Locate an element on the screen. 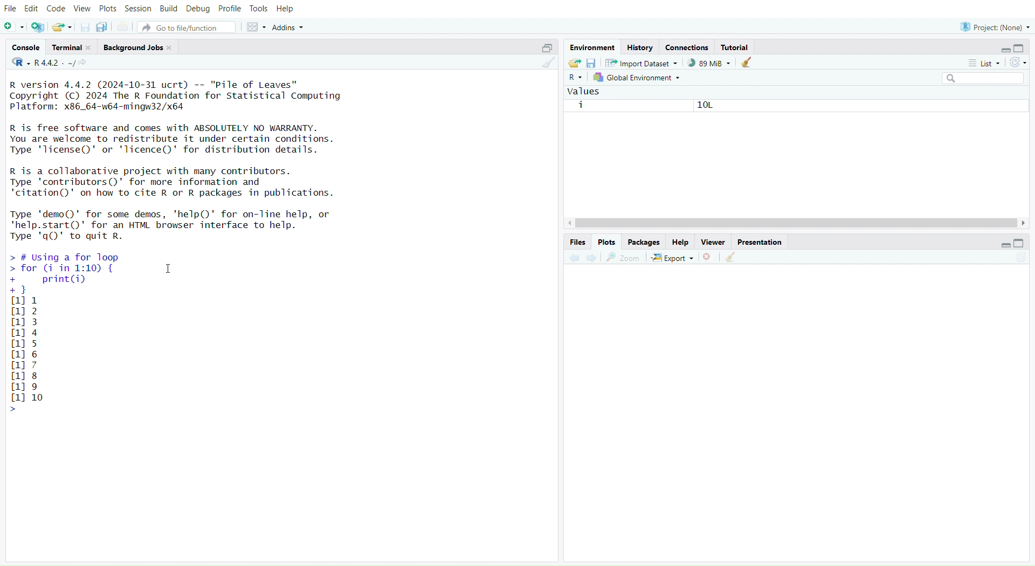 The image size is (1035, 566). search is located at coordinates (977, 79).